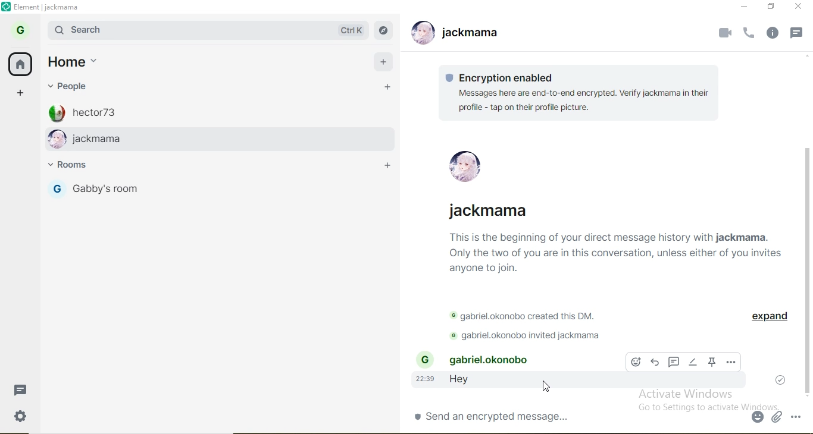 The width and height of the screenshot is (813, 434). Describe the element at coordinates (20, 65) in the screenshot. I see `home` at that location.